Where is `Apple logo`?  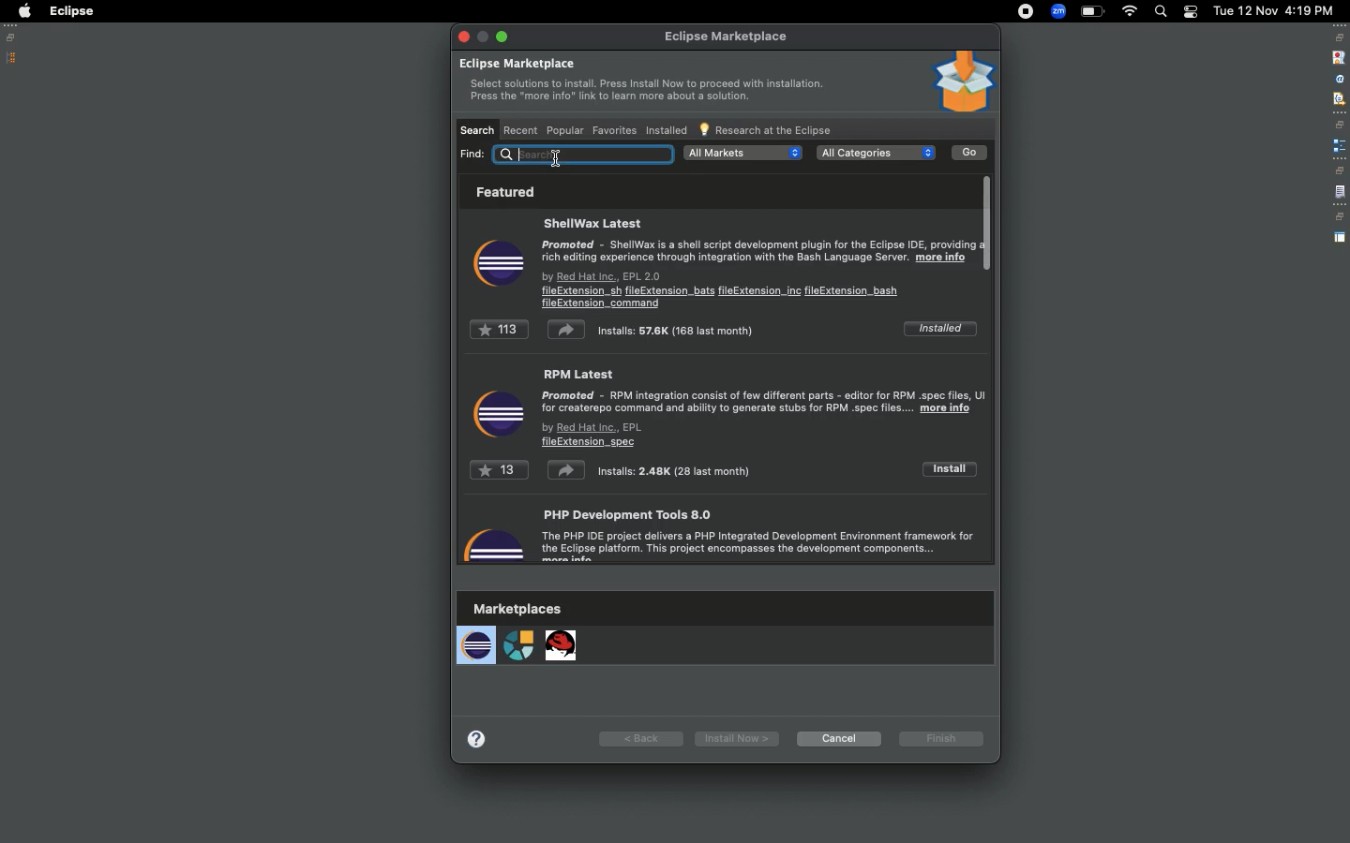 Apple logo is located at coordinates (23, 11).